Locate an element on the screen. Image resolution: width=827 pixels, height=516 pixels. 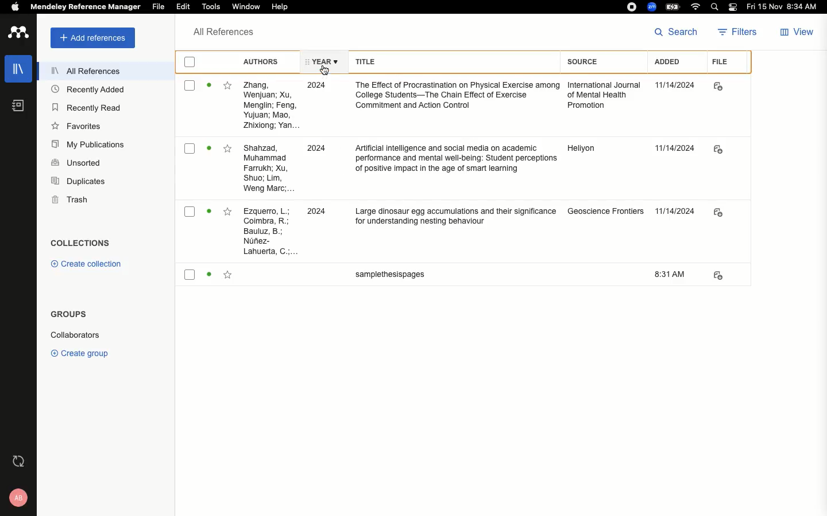
titlle  is located at coordinates (385, 277).